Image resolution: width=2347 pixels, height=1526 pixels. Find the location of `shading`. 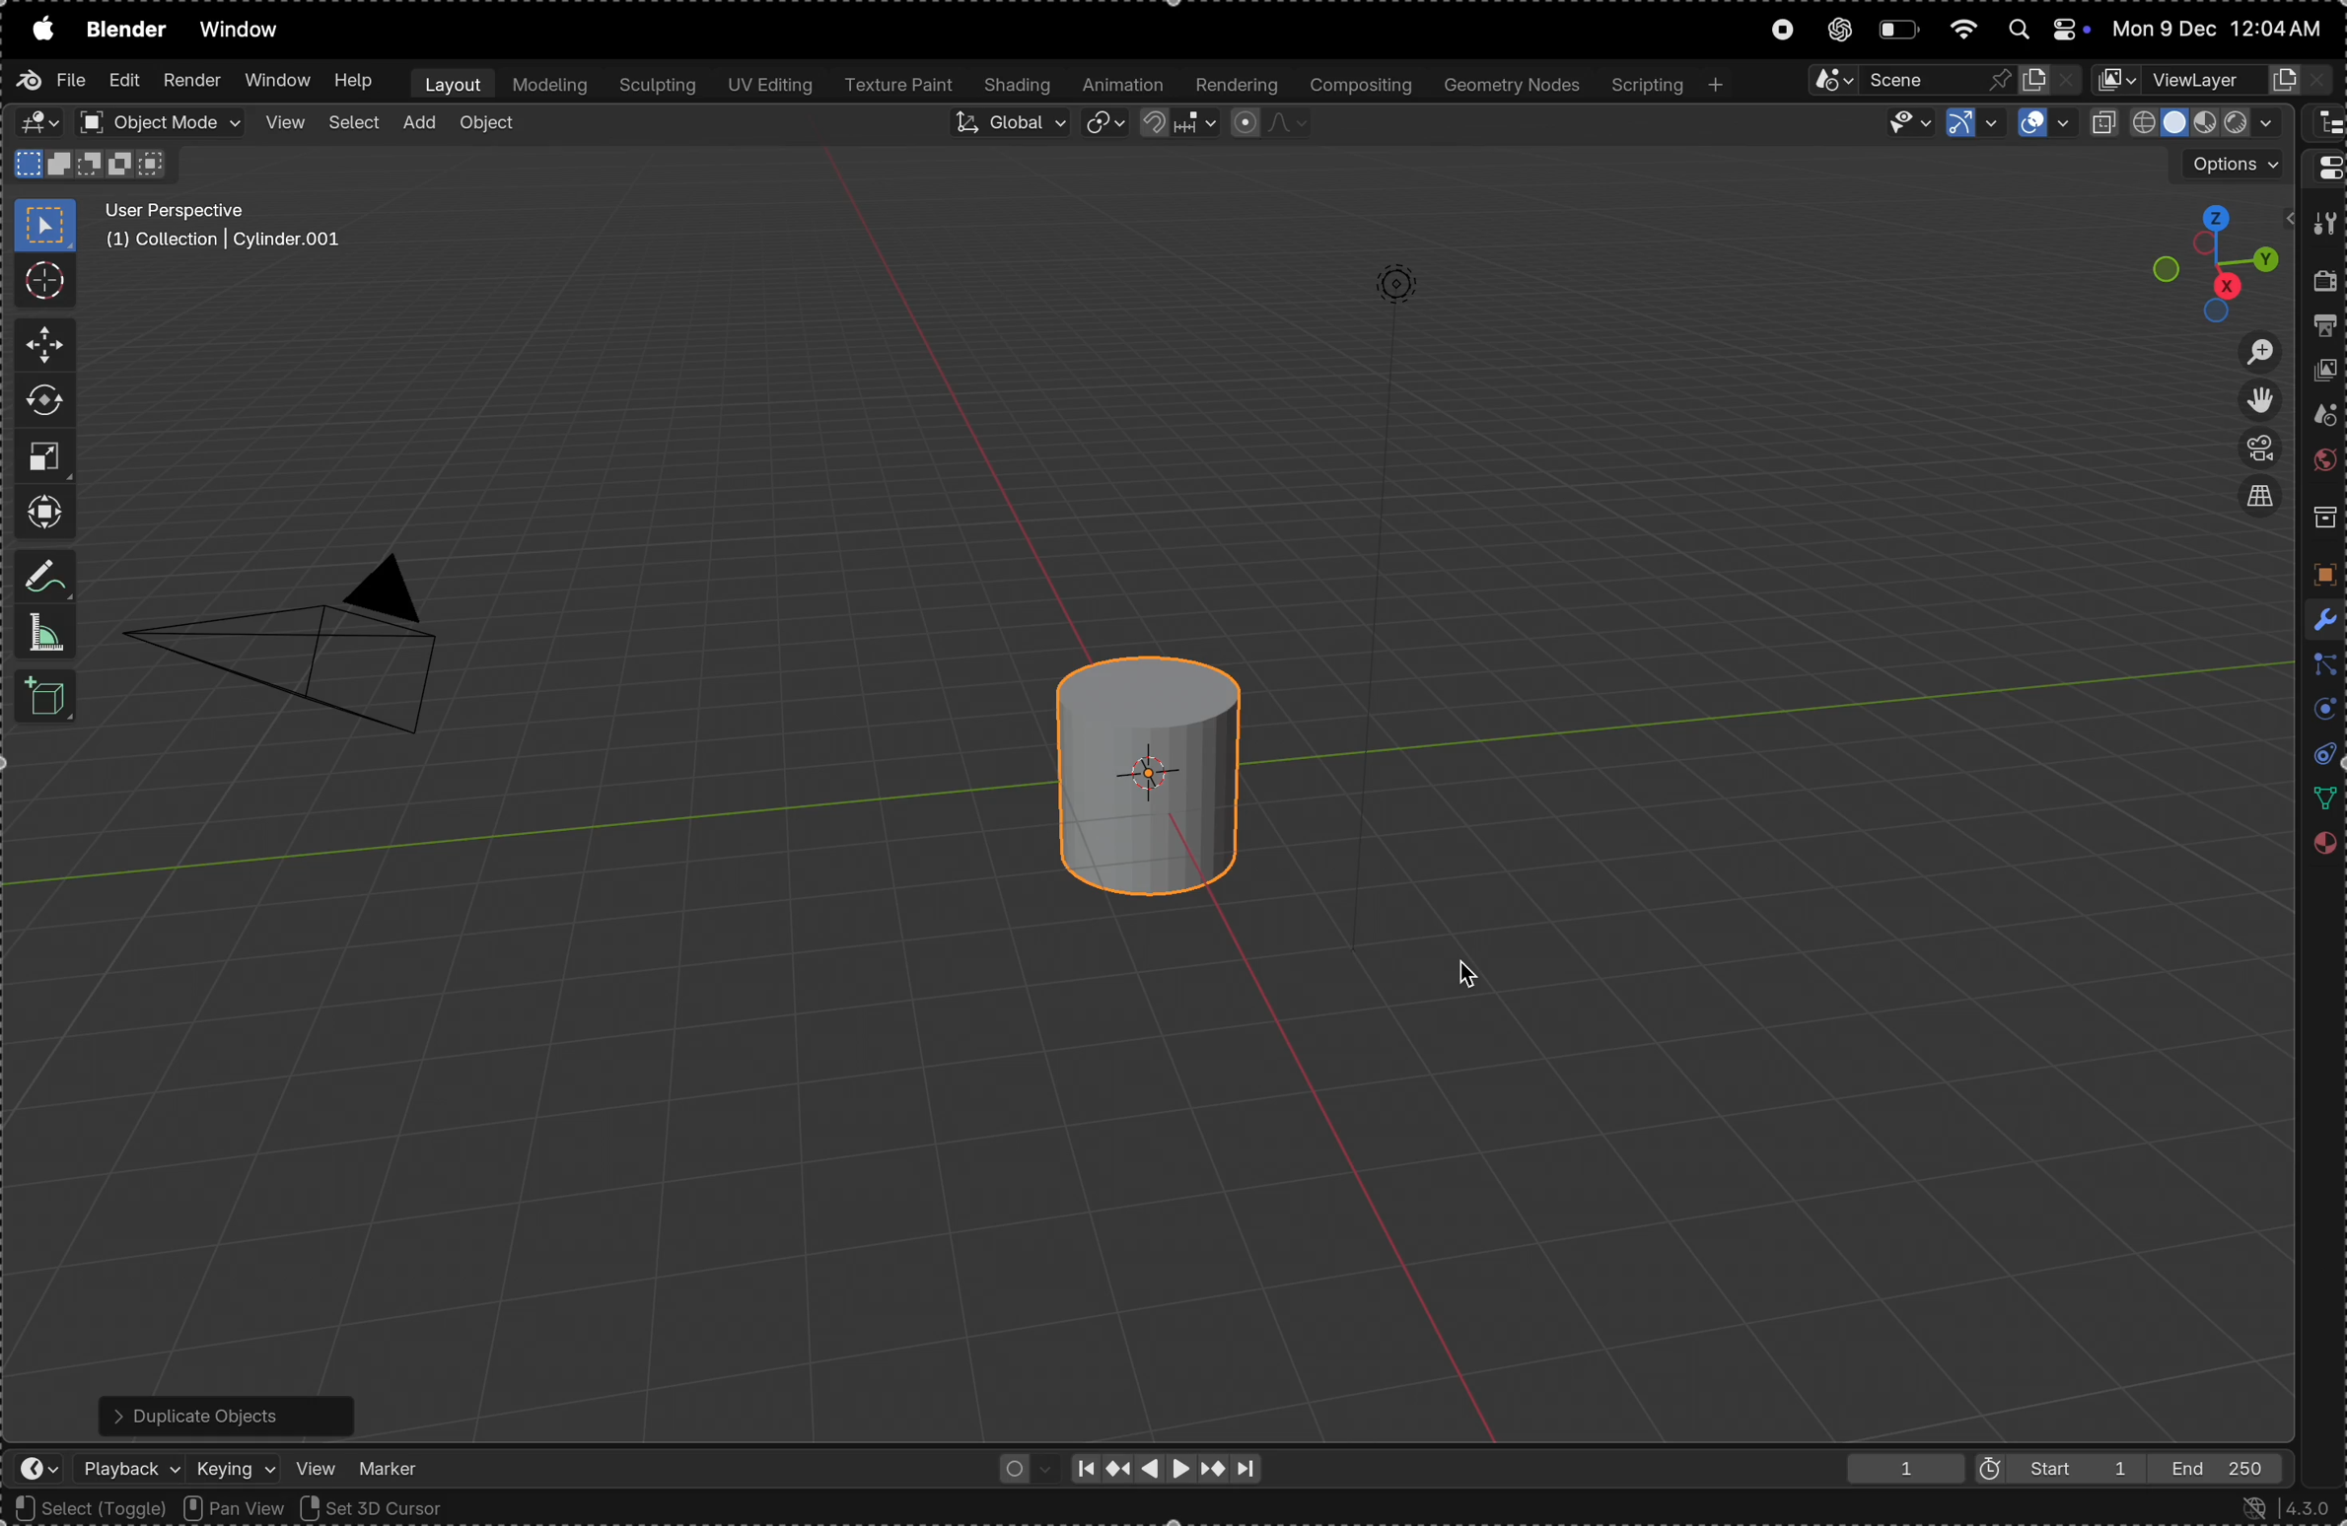

shading is located at coordinates (1019, 86).